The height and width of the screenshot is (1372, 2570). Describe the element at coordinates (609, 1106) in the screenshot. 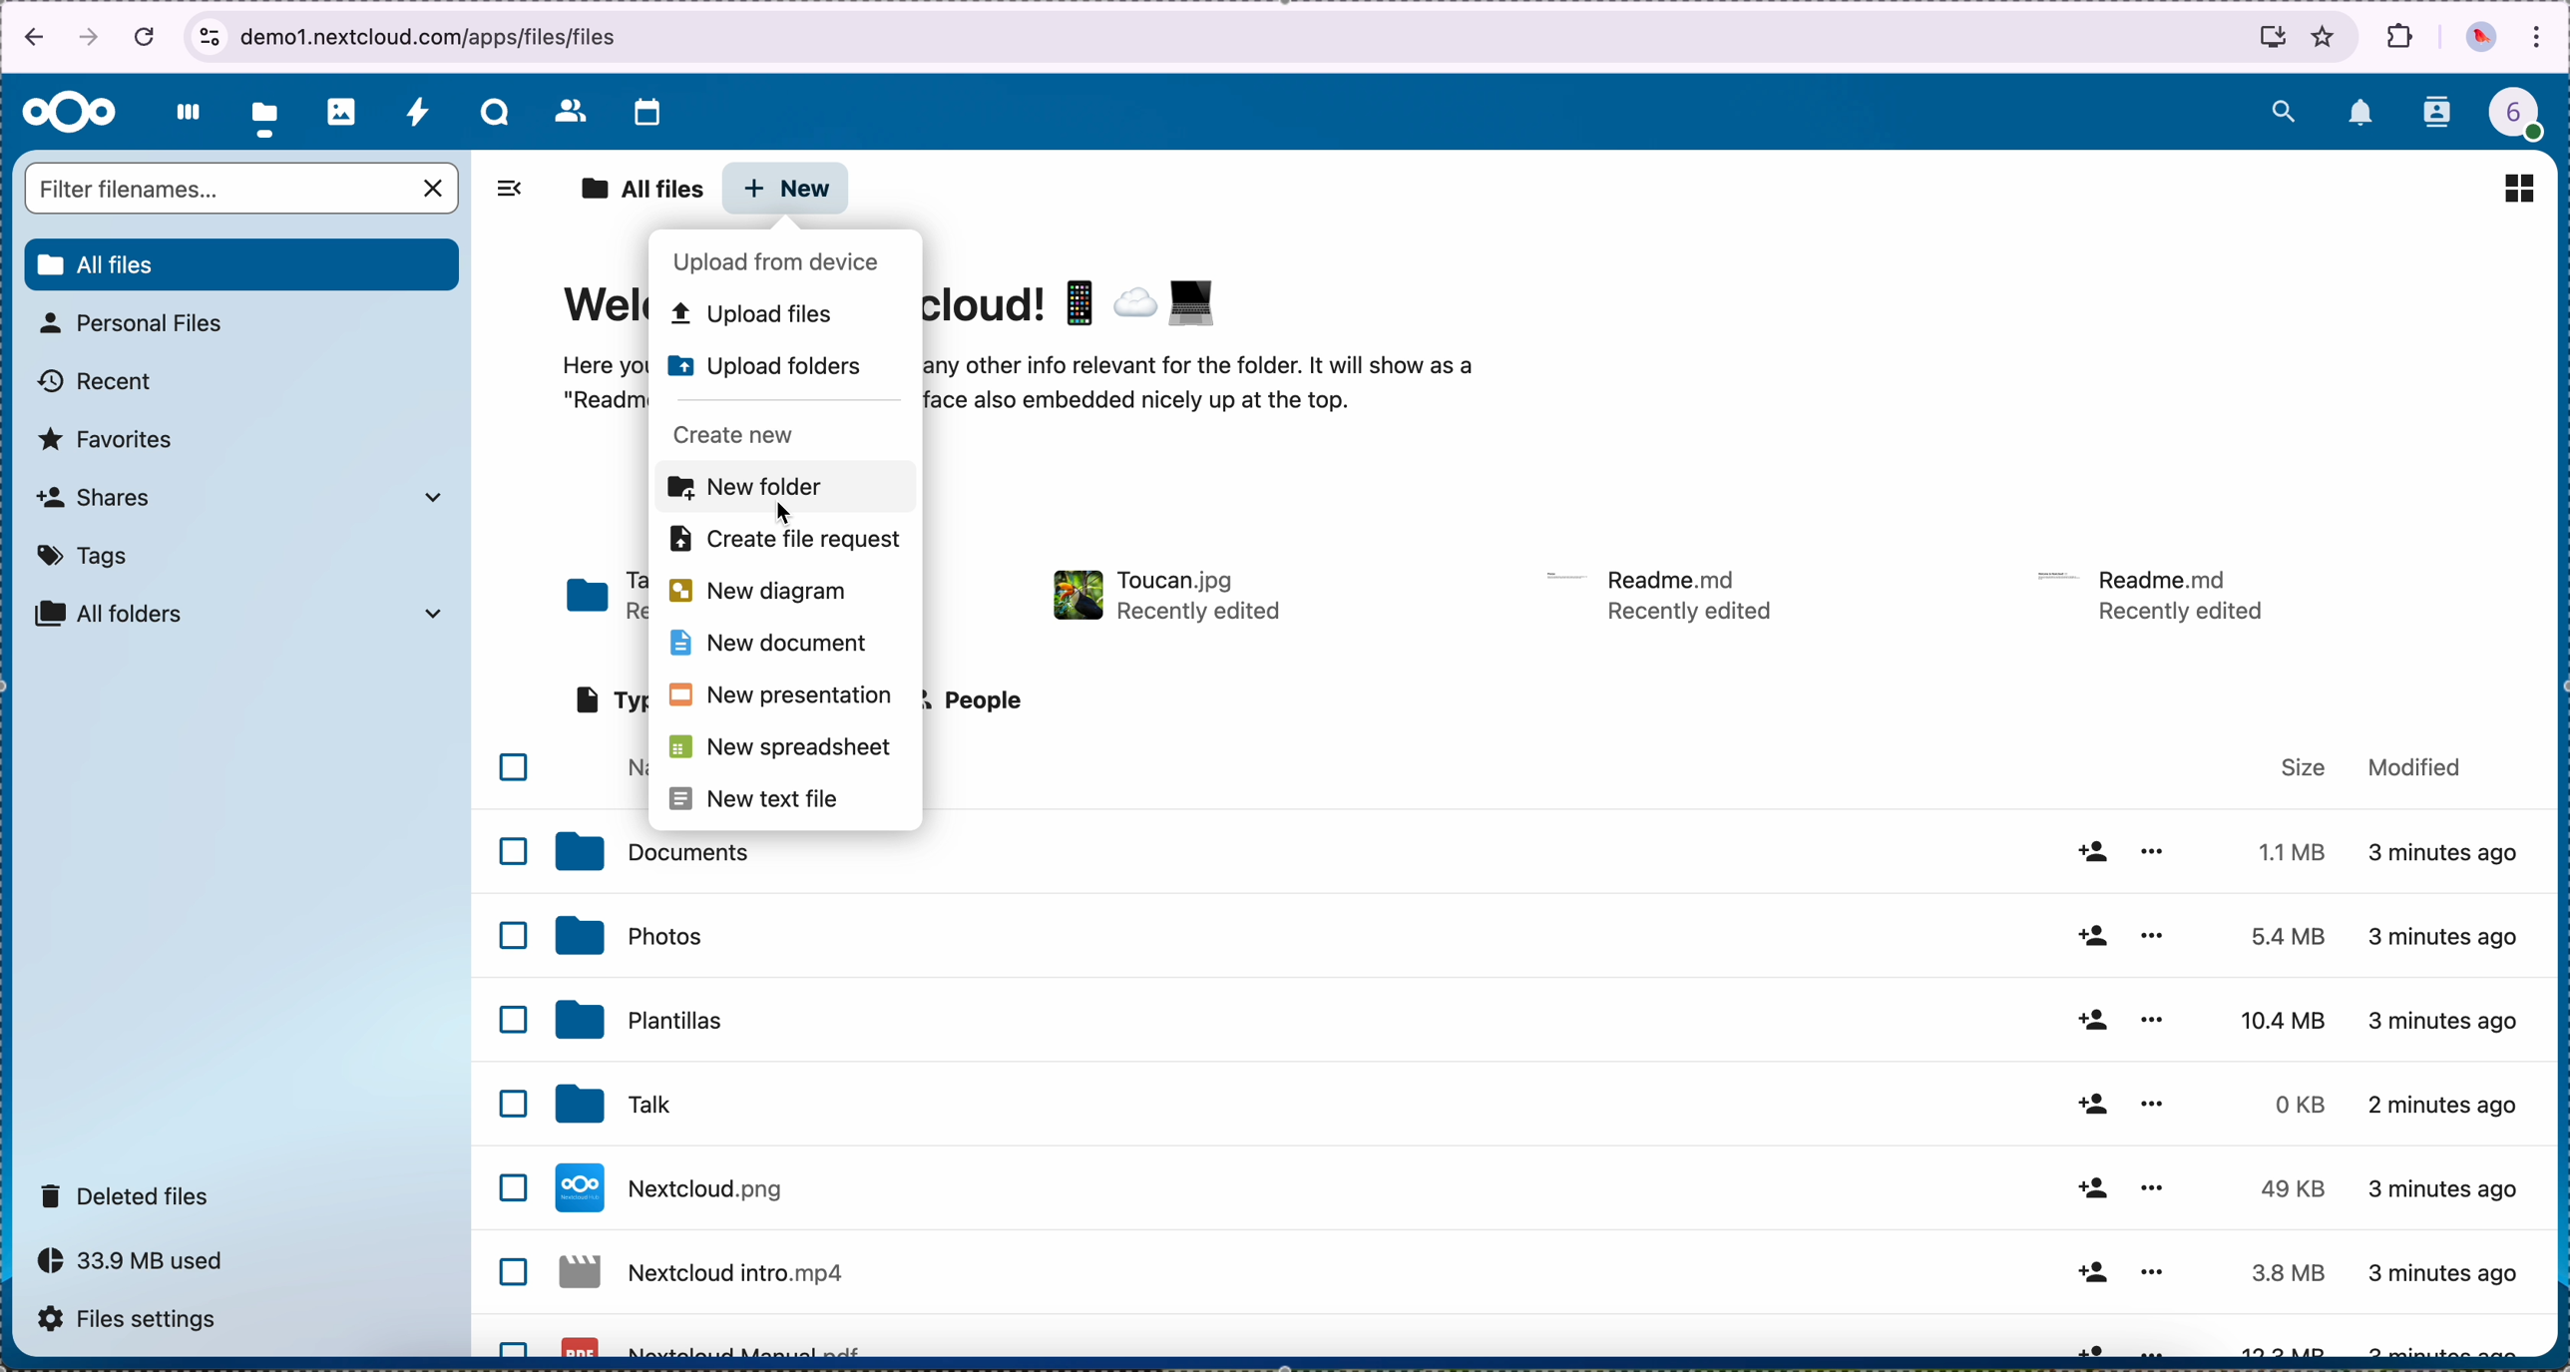

I see `talk` at that location.